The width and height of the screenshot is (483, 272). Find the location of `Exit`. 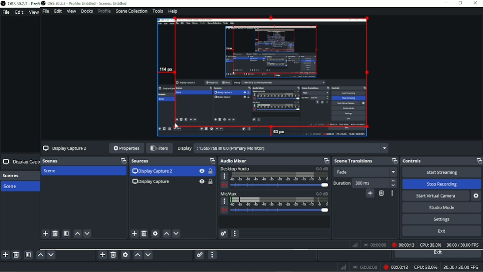

Exit is located at coordinates (438, 253).